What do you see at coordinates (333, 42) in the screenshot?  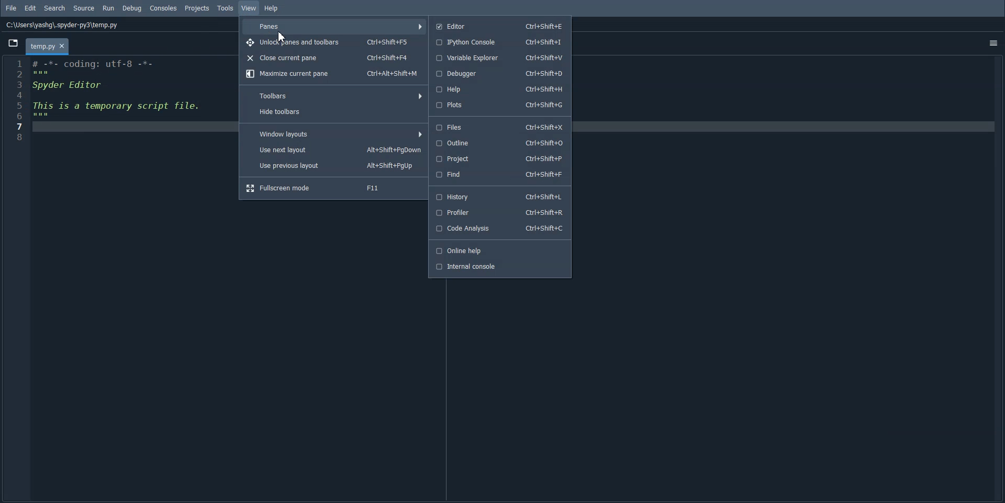 I see `Unlock panes and toolbars` at bounding box center [333, 42].